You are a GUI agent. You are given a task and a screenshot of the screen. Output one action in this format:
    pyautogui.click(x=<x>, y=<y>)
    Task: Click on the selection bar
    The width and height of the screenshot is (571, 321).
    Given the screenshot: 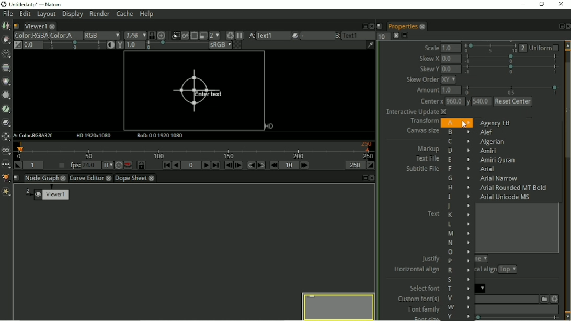 What is the action you would take?
    pyautogui.click(x=176, y=45)
    